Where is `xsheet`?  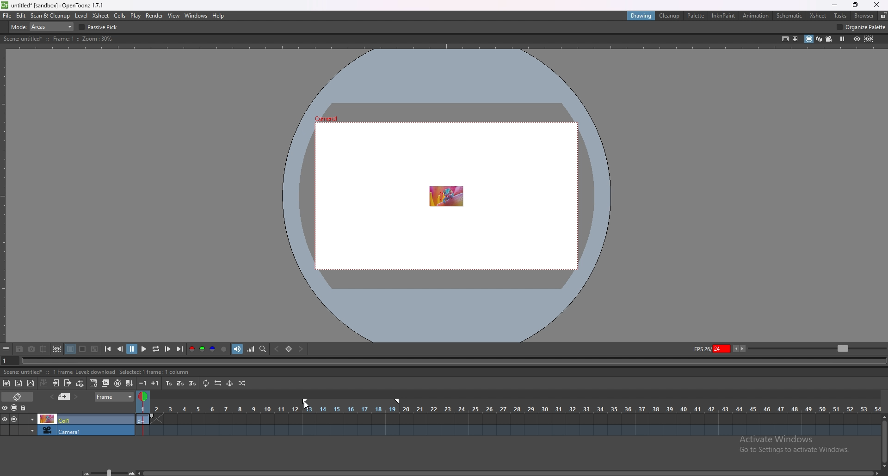
xsheet is located at coordinates (102, 16).